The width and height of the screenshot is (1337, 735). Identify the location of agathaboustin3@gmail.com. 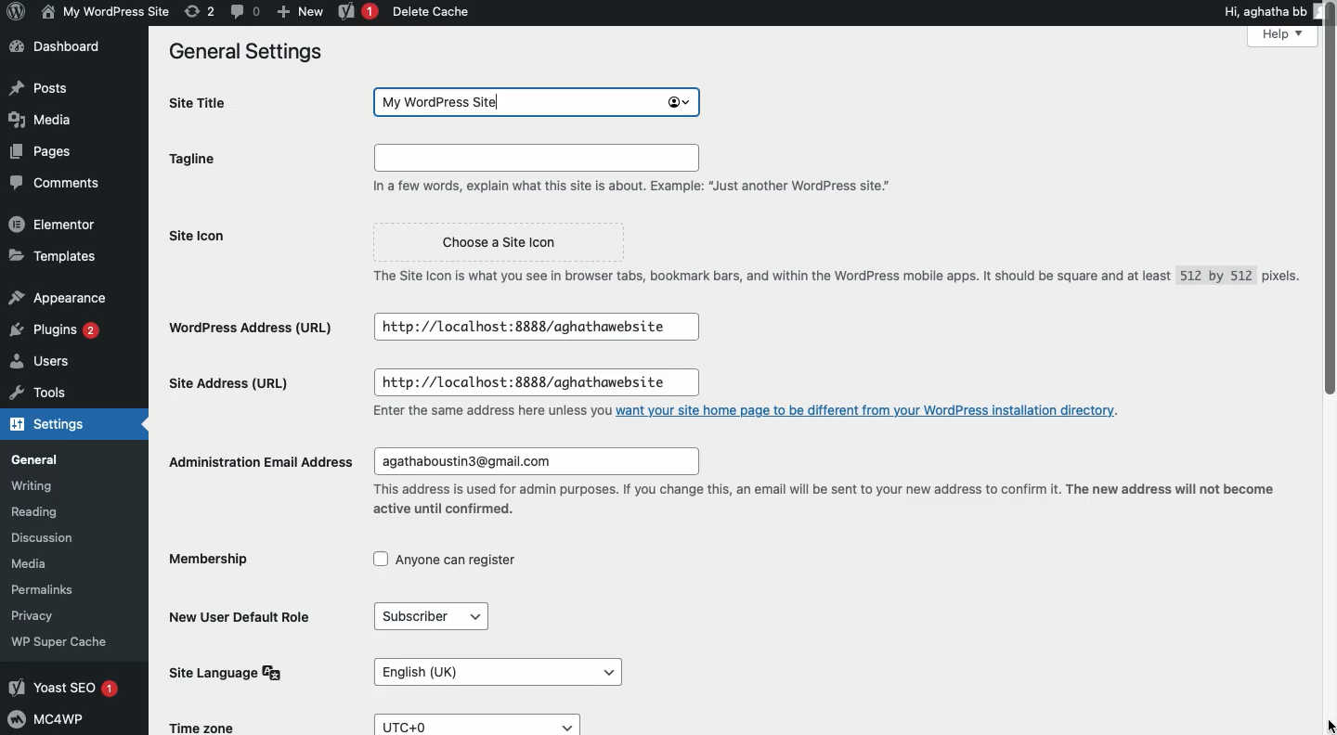
(539, 463).